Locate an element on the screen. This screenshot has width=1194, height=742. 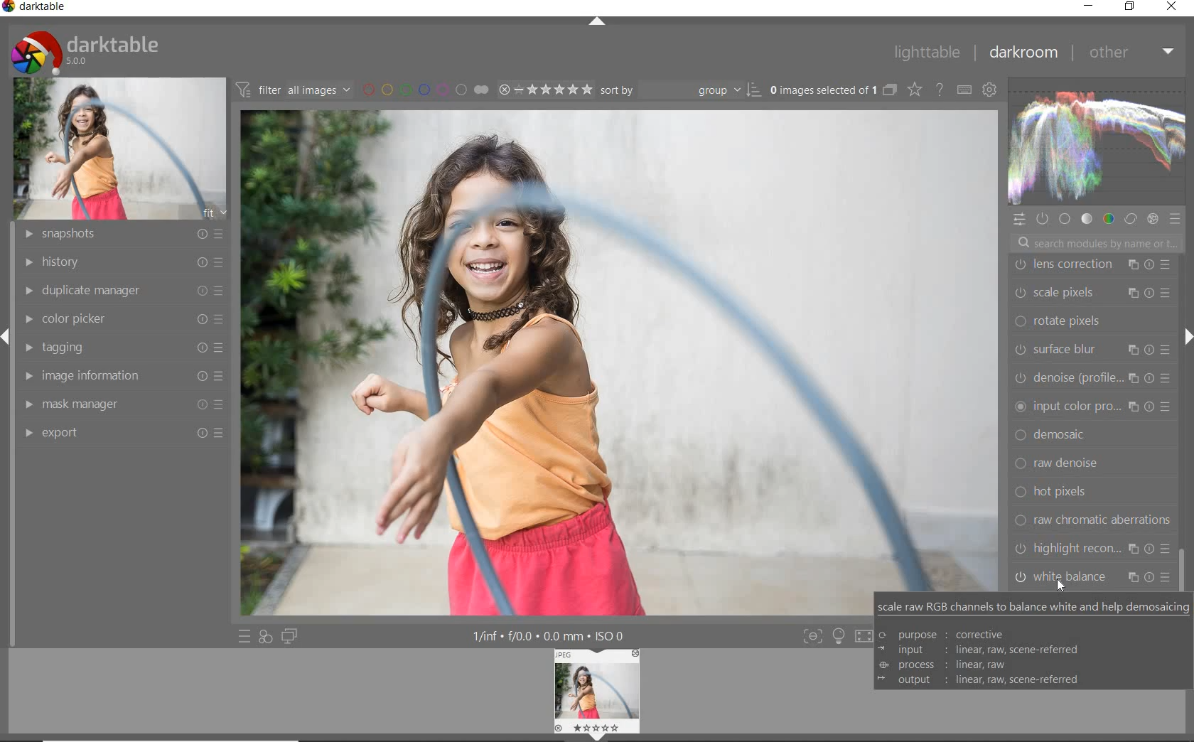
grain is located at coordinates (1097, 496).